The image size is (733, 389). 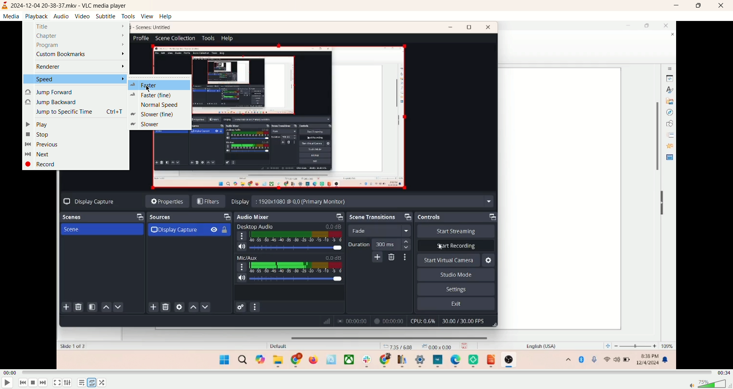 What do you see at coordinates (675, 6) in the screenshot?
I see `minimize` at bounding box center [675, 6].